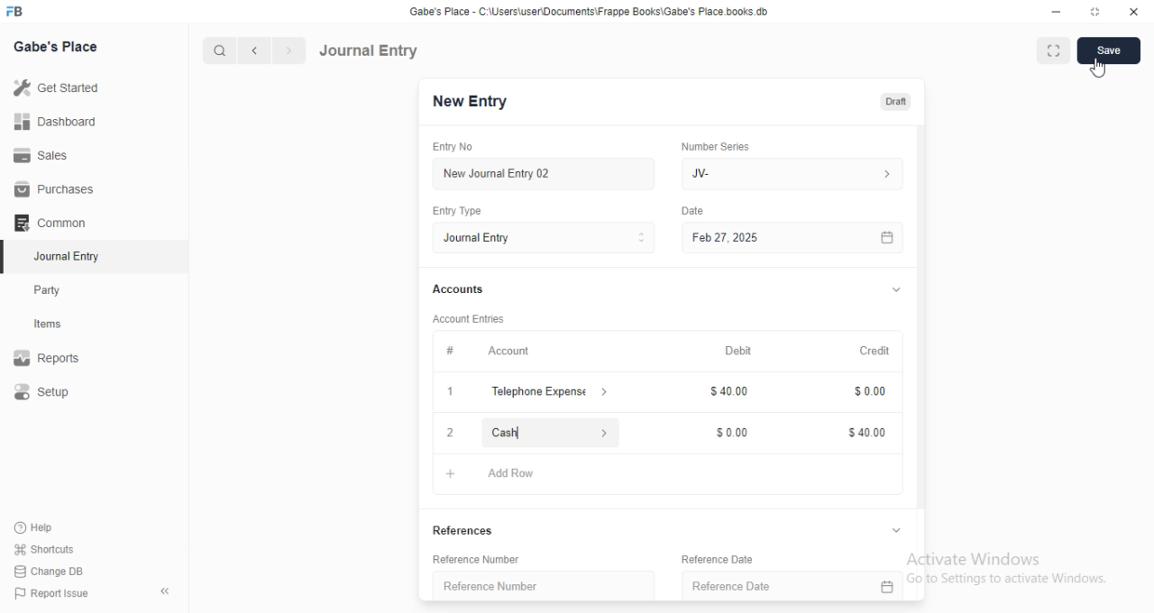 Image resolution: width=1154 pixels, height=613 pixels. I want to click on cursor, so click(1099, 69).